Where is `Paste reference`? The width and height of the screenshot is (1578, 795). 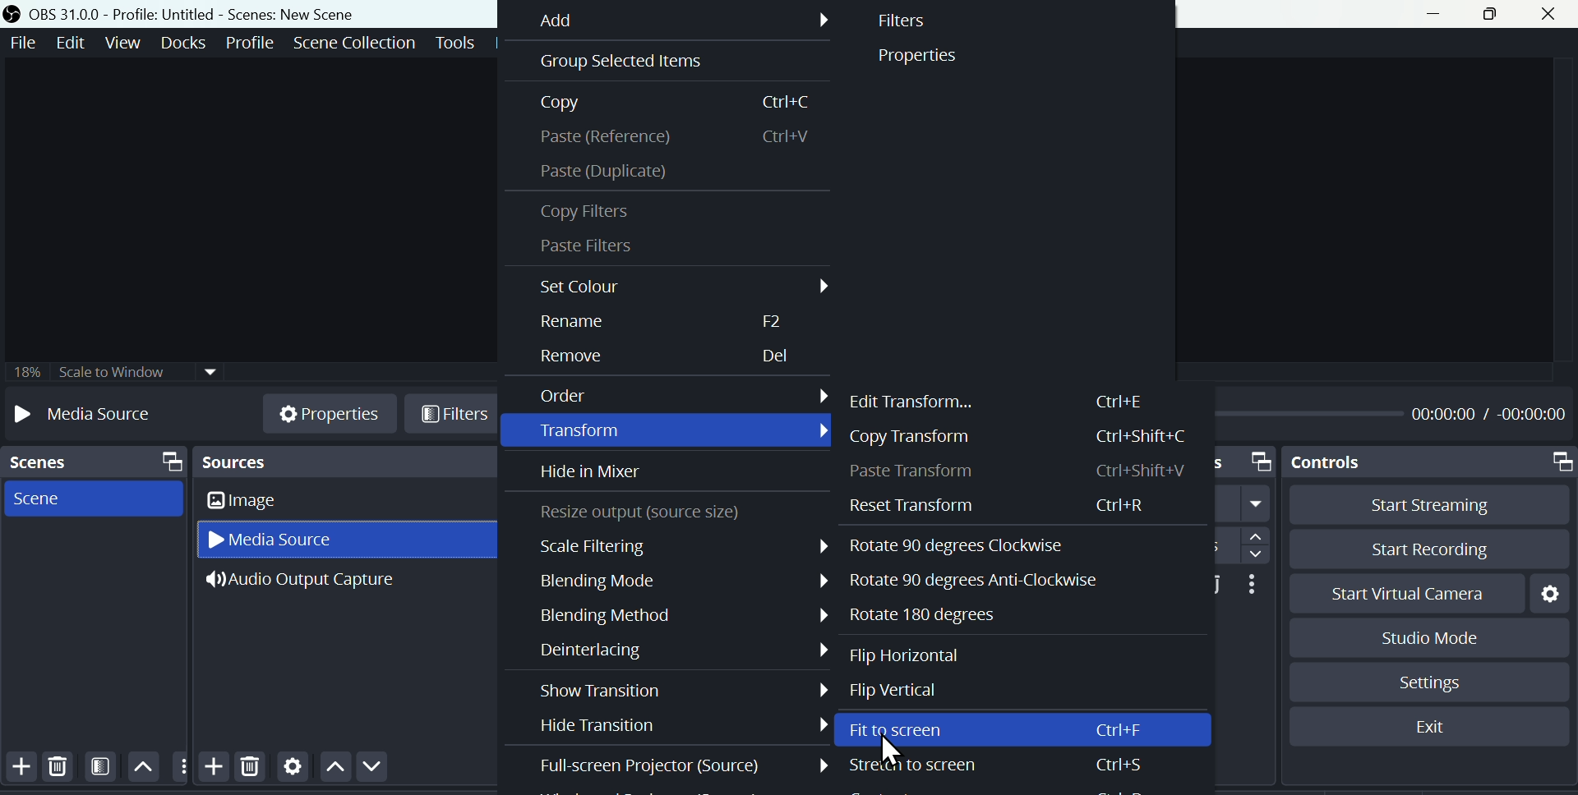
Paste reference is located at coordinates (671, 140).